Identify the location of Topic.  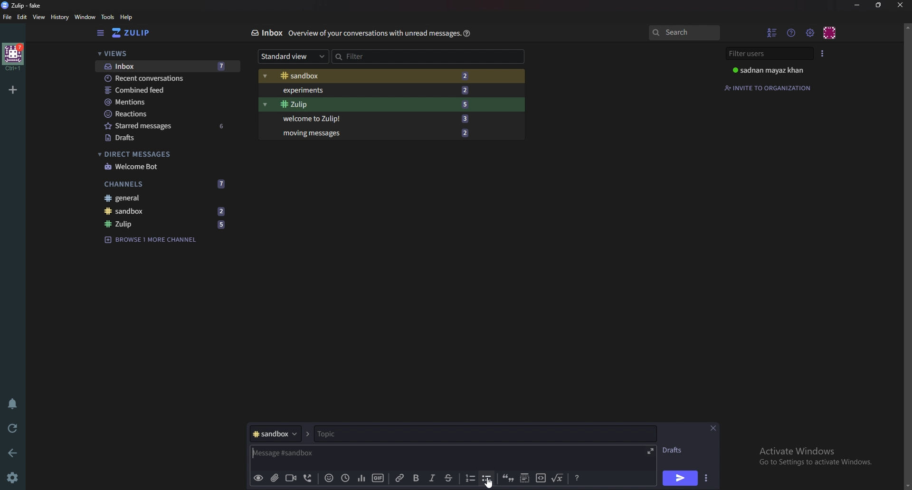
(484, 433).